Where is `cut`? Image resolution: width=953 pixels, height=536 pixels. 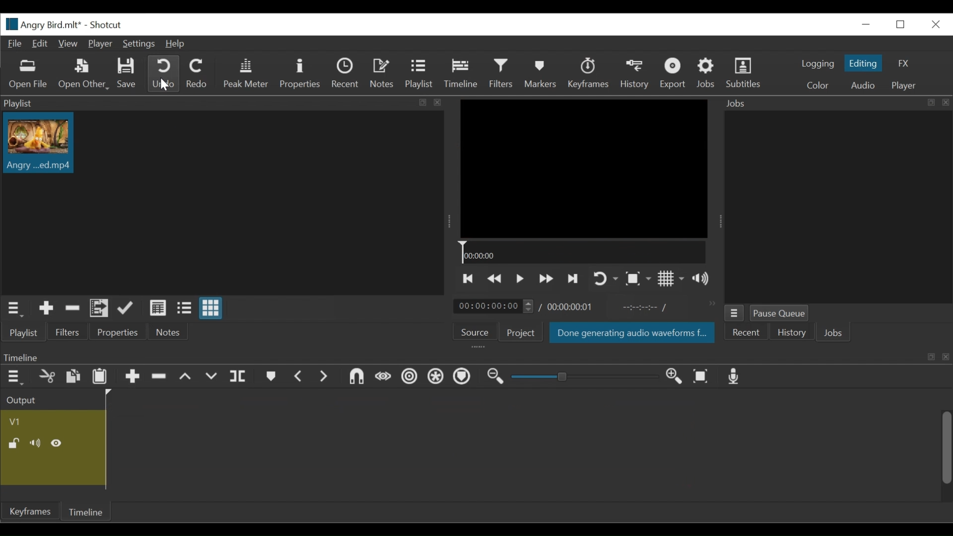 cut is located at coordinates (46, 376).